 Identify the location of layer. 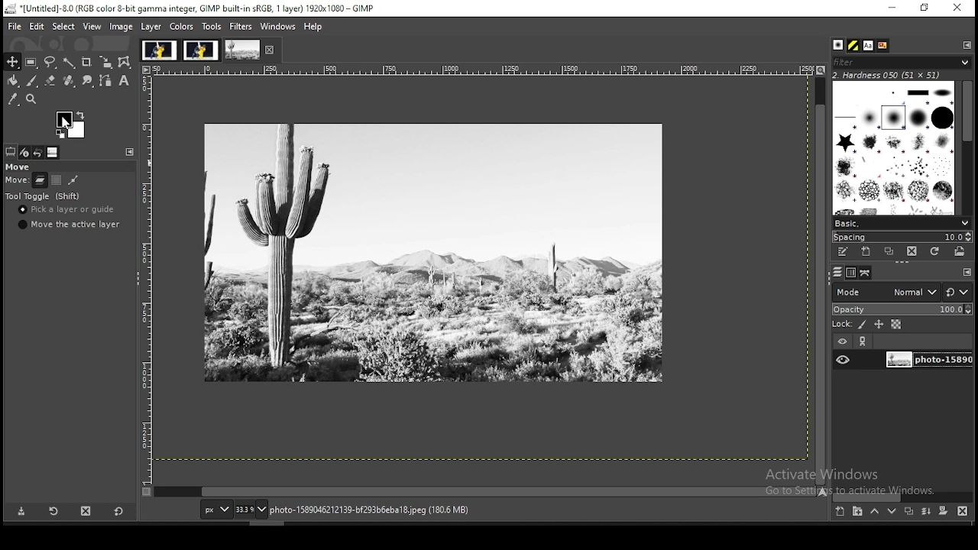
(927, 361).